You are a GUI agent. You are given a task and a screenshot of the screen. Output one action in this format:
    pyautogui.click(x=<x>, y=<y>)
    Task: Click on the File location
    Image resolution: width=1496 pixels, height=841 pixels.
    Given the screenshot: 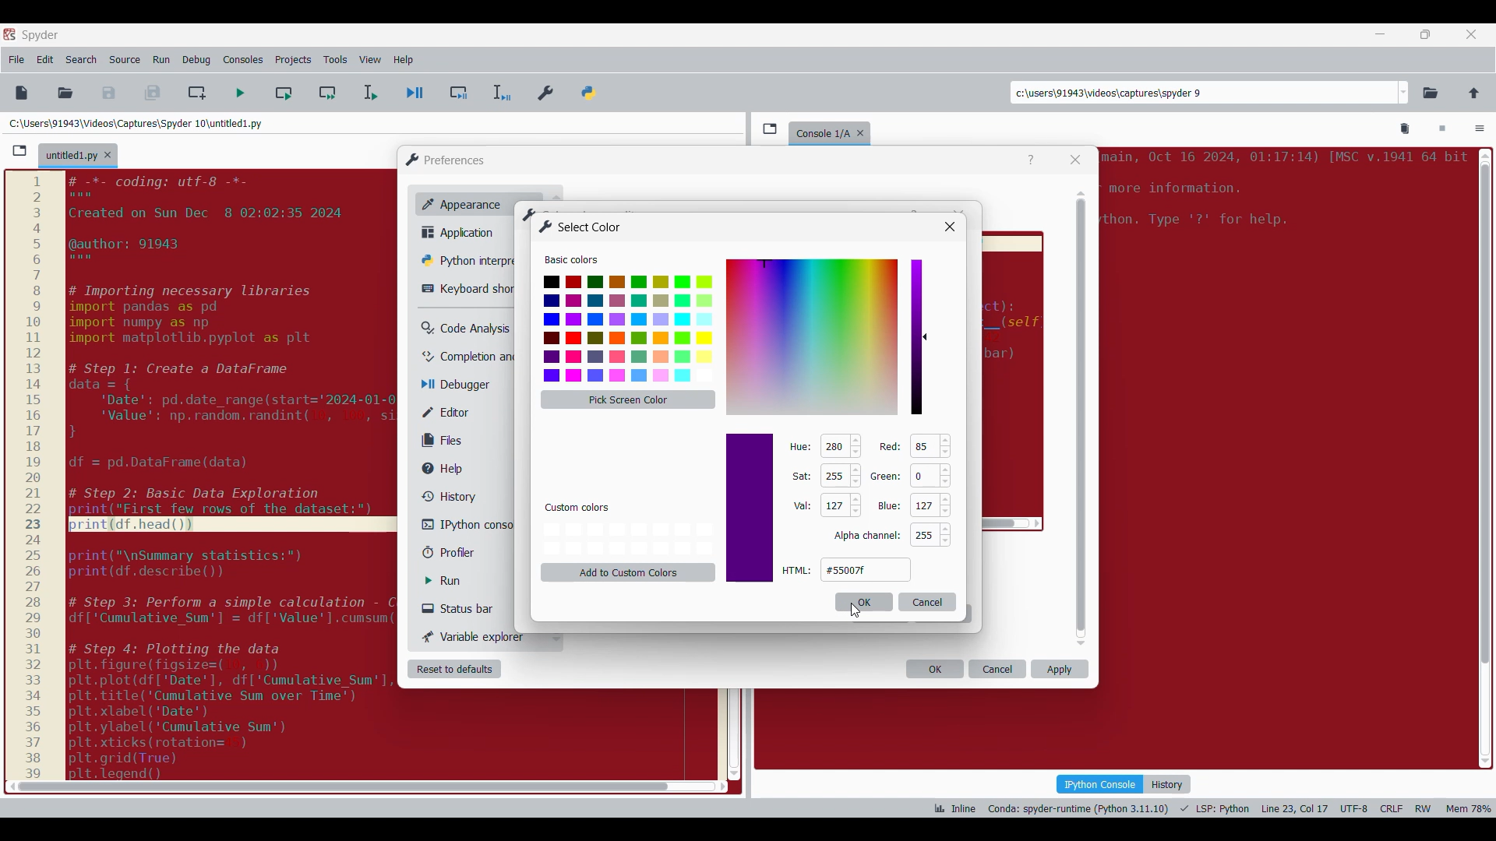 What is the action you would take?
    pyautogui.click(x=136, y=123)
    